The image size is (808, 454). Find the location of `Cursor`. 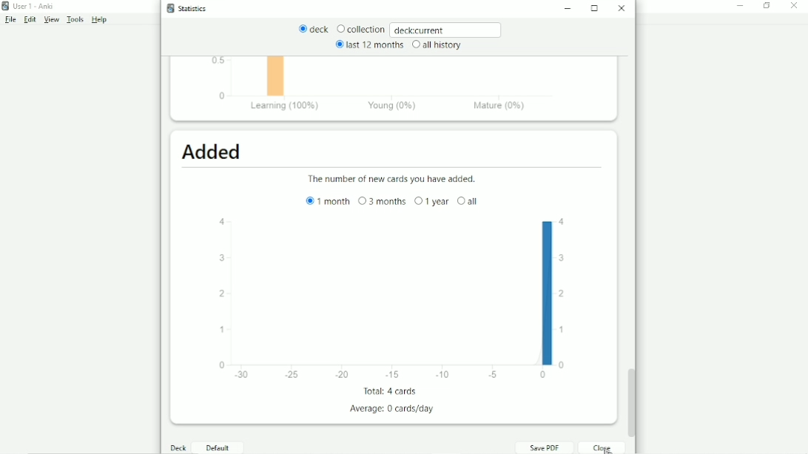

Cursor is located at coordinates (610, 451).